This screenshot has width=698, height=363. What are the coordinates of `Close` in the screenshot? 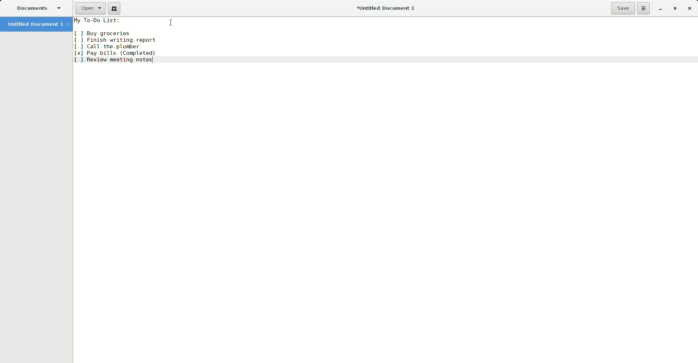 It's located at (690, 8).